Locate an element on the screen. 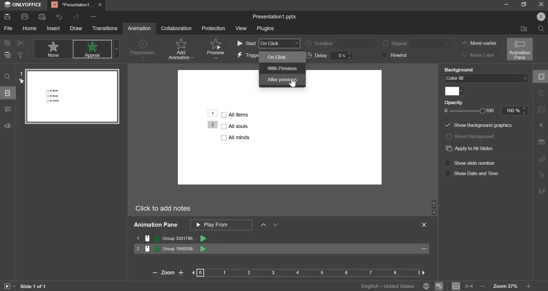  exit is located at coordinates (100, 5).